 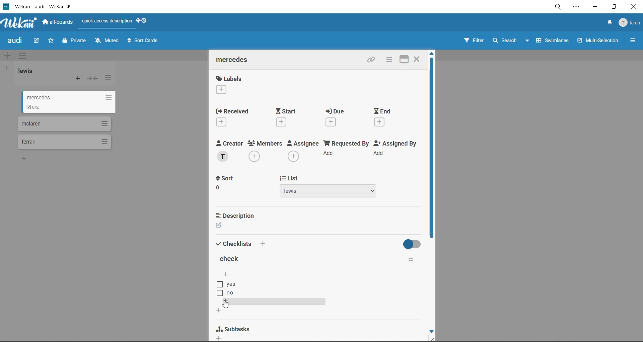 What do you see at coordinates (42, 7) in the screenshot?
I see `Wekan - audi - WeKan` at bounding box center [42, 7].